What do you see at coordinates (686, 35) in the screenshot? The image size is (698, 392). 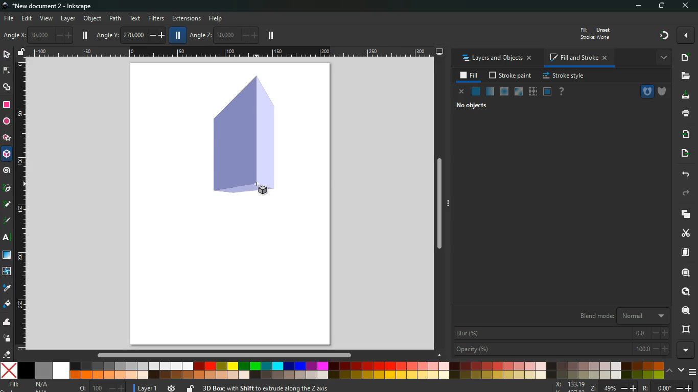 I see `more` at bounding box center [686, 35].